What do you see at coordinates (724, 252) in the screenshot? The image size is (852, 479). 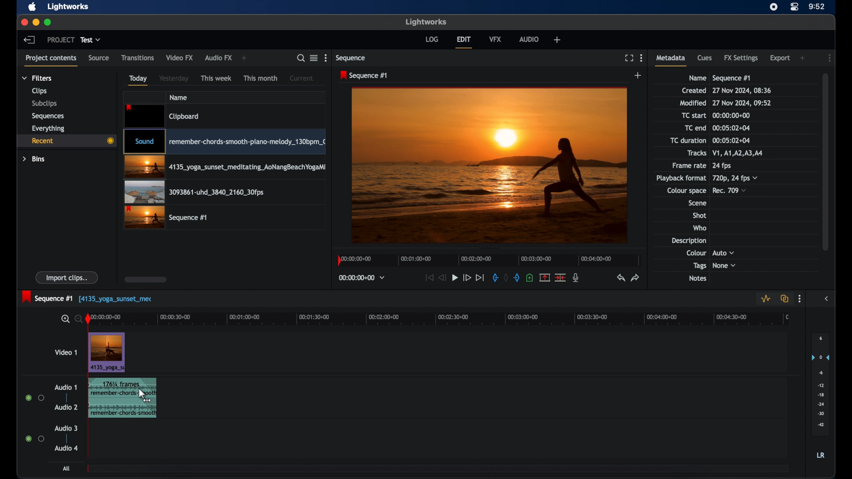 I see `auto` at bounding box center [724, 252].